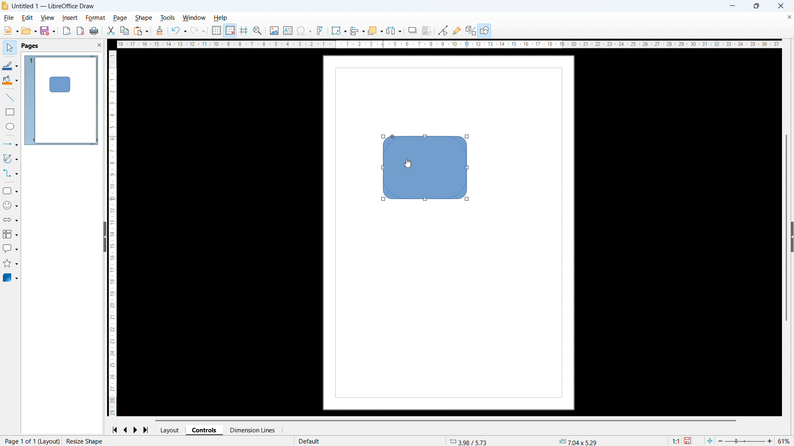 This screenshot has height=446, width=794. I want to click on Horizontal ruler , so click(447, 44).